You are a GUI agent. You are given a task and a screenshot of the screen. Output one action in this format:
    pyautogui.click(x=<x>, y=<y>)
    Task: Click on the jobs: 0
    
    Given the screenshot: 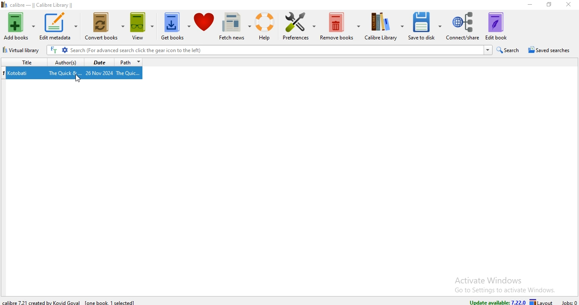 What is the action you would take?
    pyautogui.click(x=569, y=301)
    